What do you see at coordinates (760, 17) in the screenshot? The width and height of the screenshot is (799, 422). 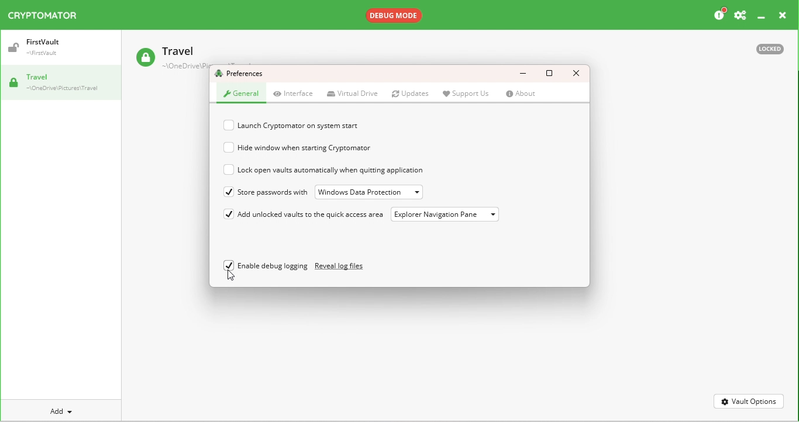 I see `Minimize` at bounding box center [760, 17].